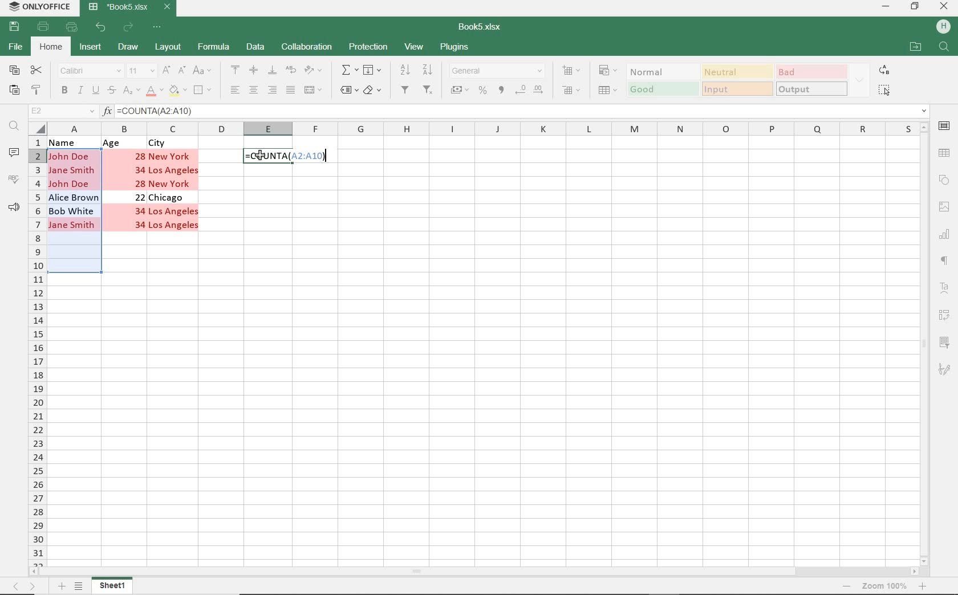  What do you see at coordinates (158, 27) in the screenshot?
I see `CUSTOMIZE QUICK ACCESS TOOLBAR` at bounding box center [158, 27].